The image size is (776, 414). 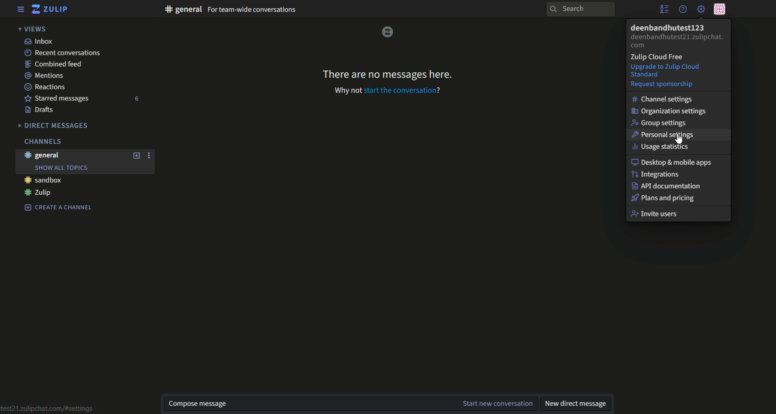 I want to click on Channel settings, so click(x=664, y=99).